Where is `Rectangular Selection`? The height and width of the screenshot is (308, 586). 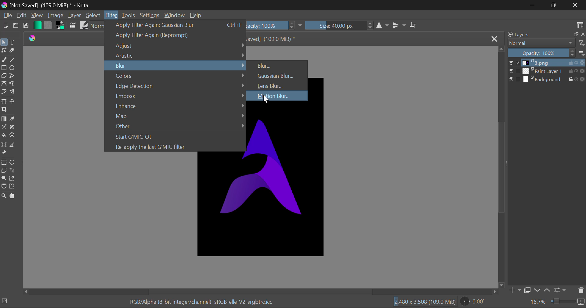
Rectangular Selection is located at coordinates (4, 162).